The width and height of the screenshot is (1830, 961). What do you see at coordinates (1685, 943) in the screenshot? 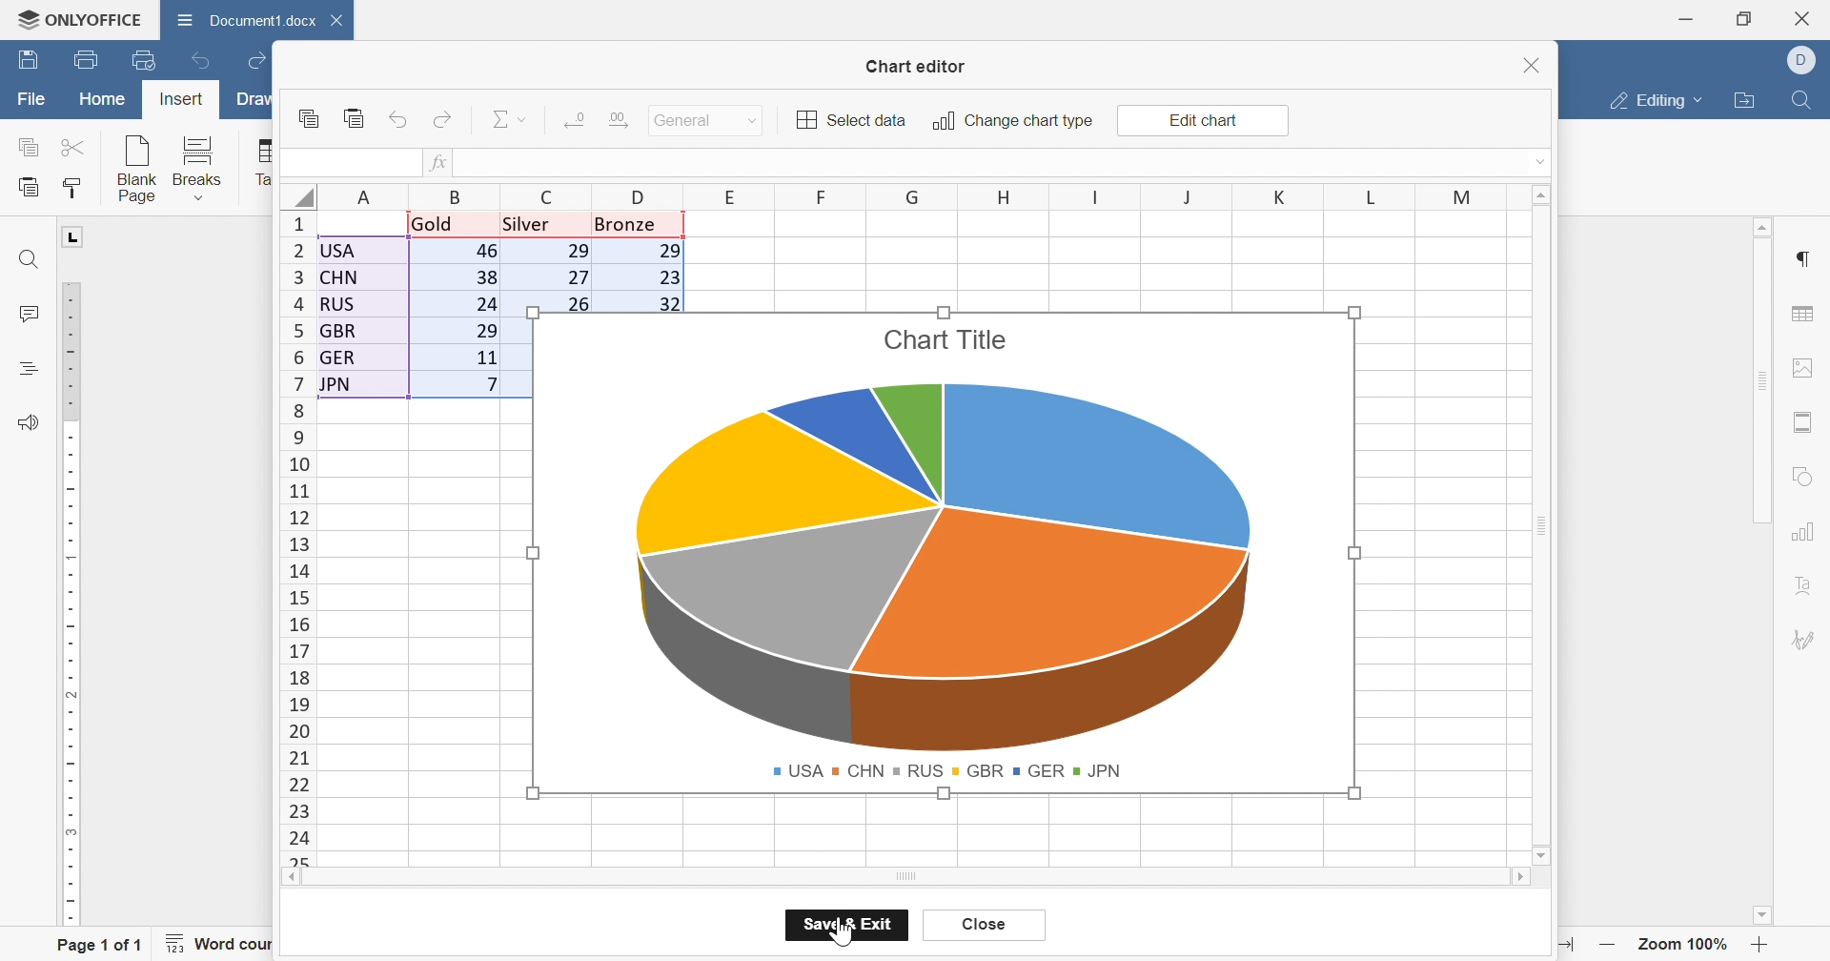
I see `Zoom 100%` at bounding box center [1685, 943].